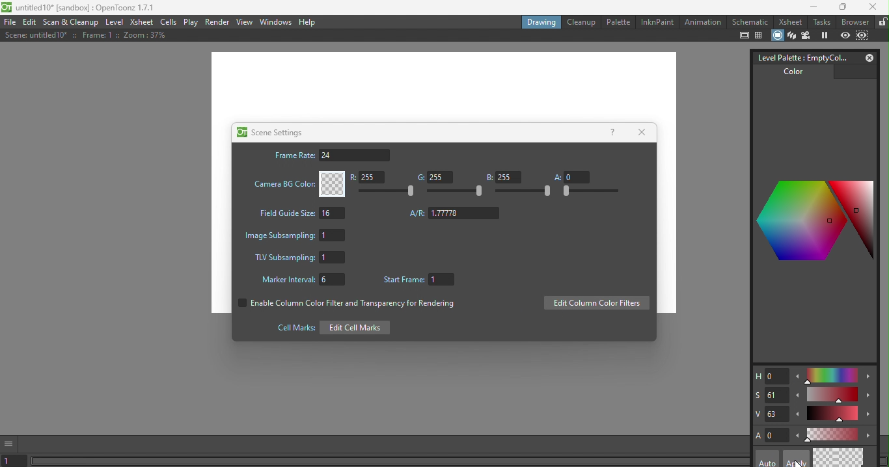  Describe the element at coordinates (269, 132) in the screenshot. I see `Scene settings` at that location.